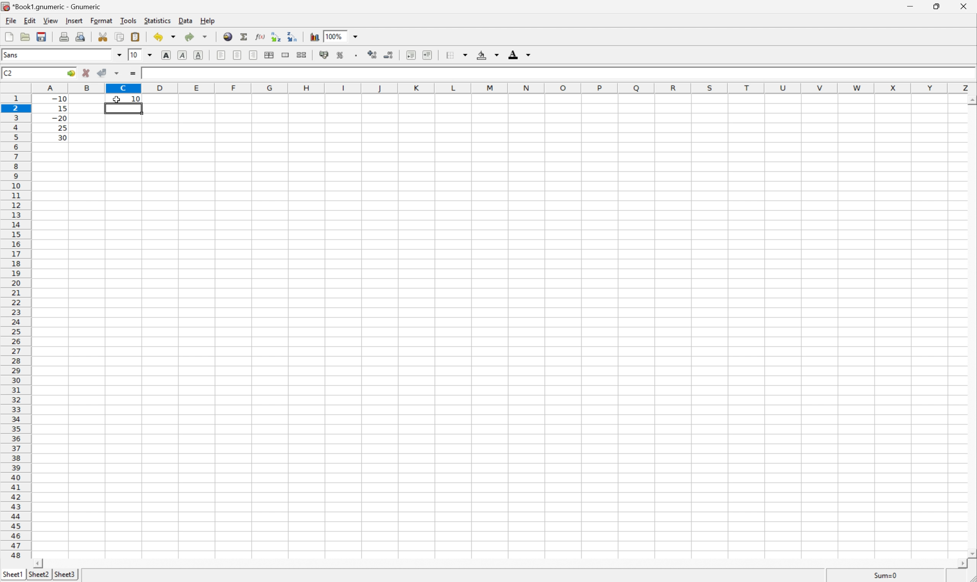 The image size is (977, 582). What do you see at coordinates (13, 573) in the screenshot?
I see `Sheet1` at bounding box center [13, 573].